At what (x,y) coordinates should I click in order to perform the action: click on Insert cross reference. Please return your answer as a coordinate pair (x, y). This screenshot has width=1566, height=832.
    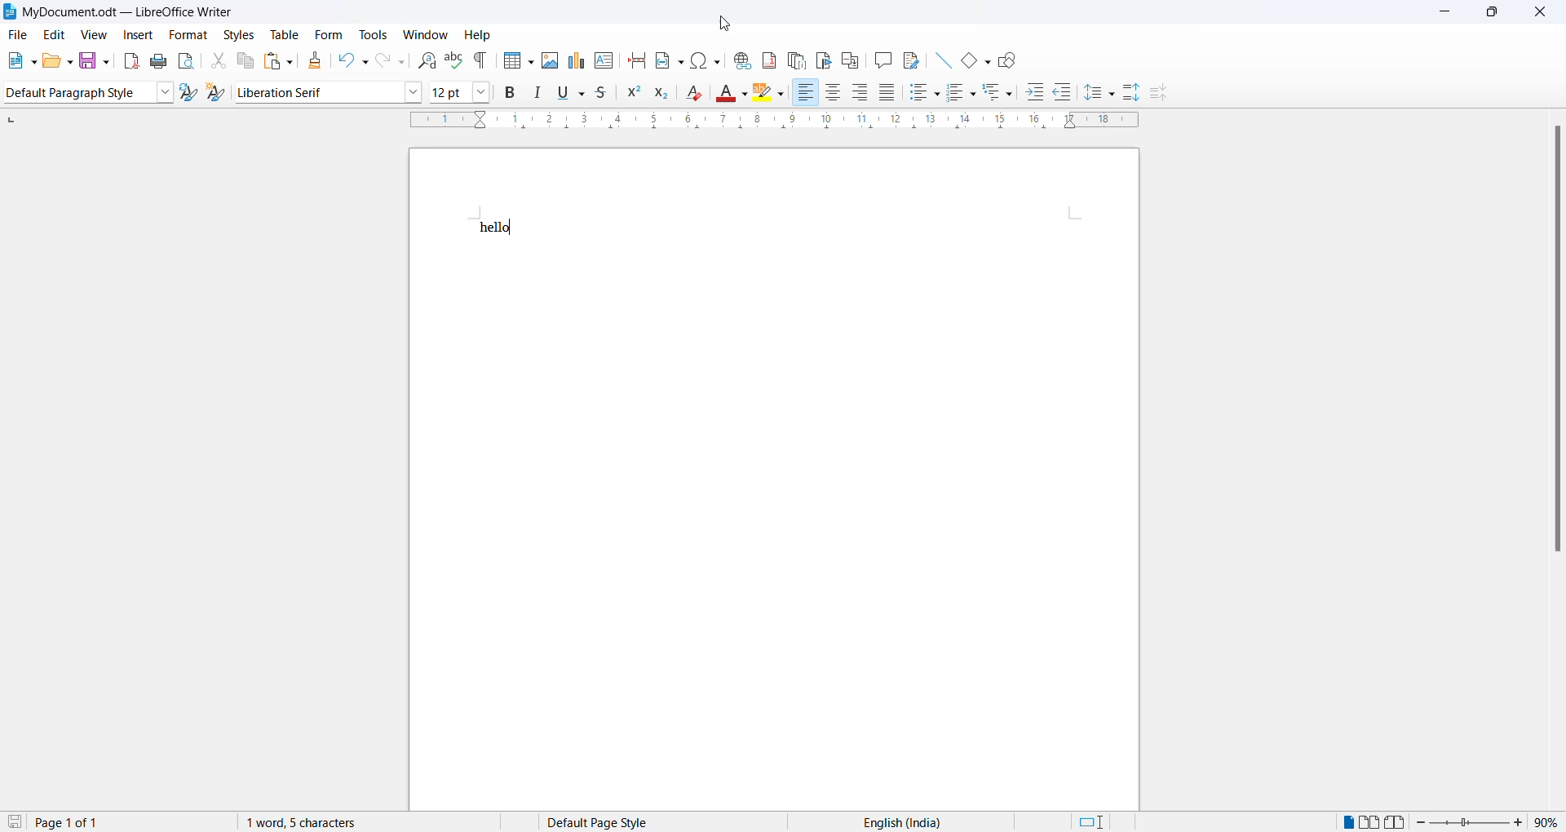
    Looking at the image, I should click on (848, 61).